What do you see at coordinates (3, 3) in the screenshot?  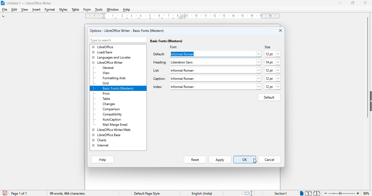 I see `logo` at bounding box center [3, 3].